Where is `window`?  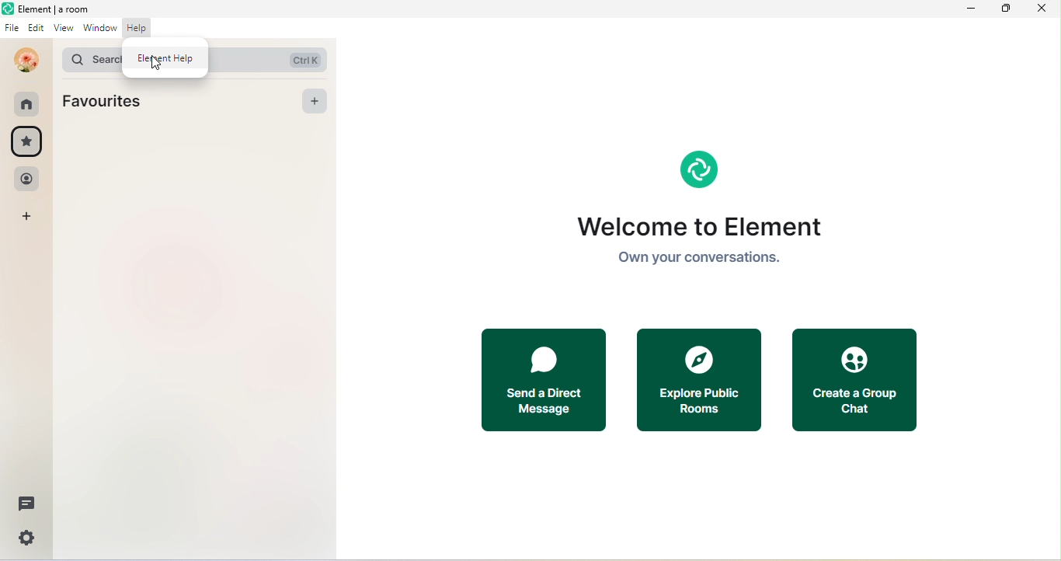 window is located at coordinates (102, 30).